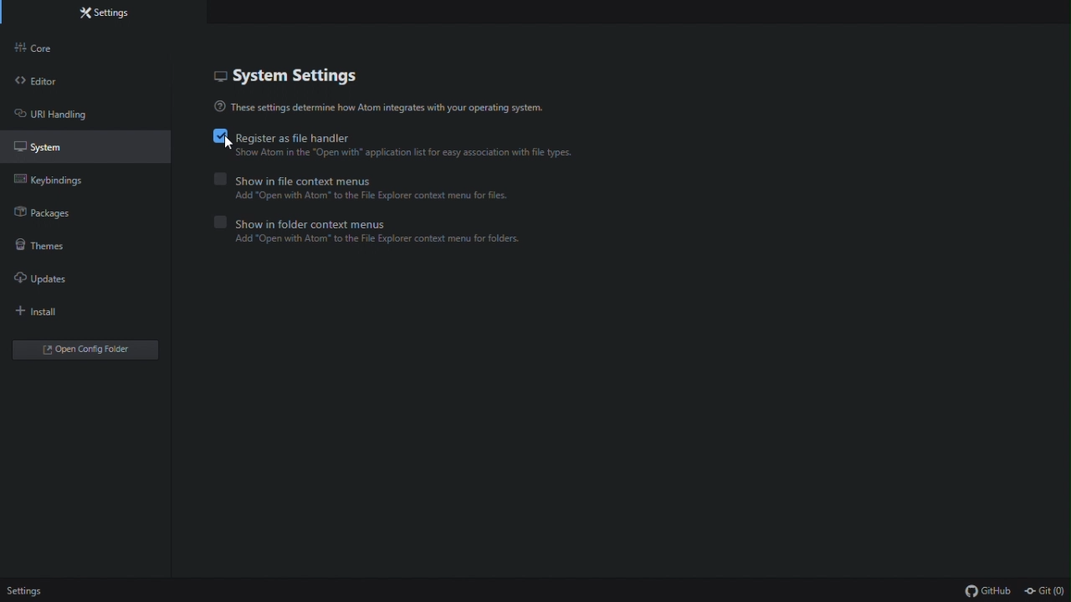 This screenshot has width=1071, height=602. Describe the element at coordinates (59, 151) in the screenshot. I see `System` at that location.